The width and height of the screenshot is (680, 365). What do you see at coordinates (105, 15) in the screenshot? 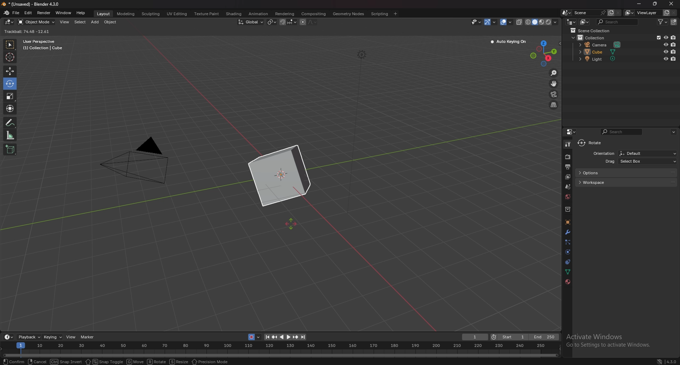
I see `layout` at bounding box center [105, 15].